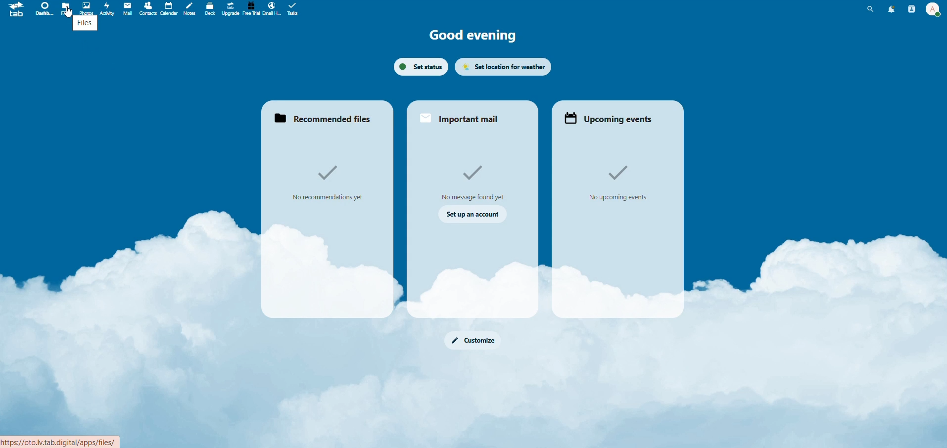  Describe the element at coordinates (326, 120) in the screenshot. I see `Recommended Files` at that location.